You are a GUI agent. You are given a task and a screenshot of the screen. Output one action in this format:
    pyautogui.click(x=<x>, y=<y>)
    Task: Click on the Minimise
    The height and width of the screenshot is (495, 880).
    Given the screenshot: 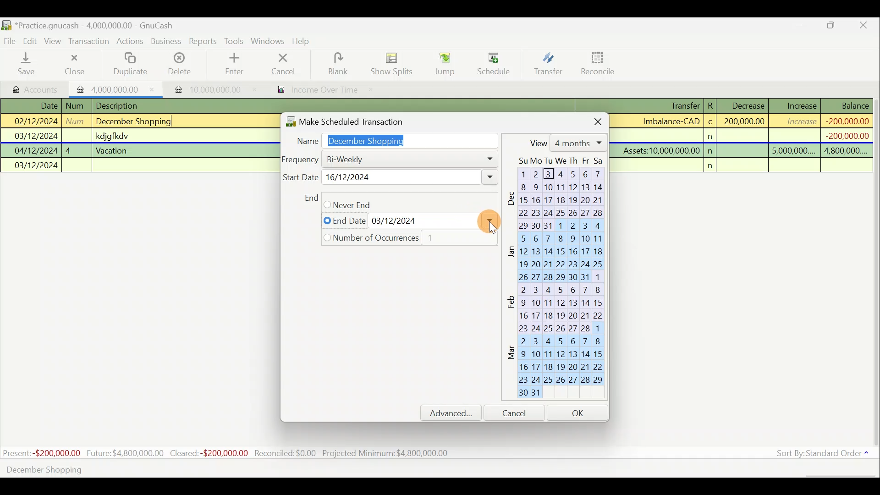 What is the action you would take?
    pyautogui.click(x=800, y=27)
    